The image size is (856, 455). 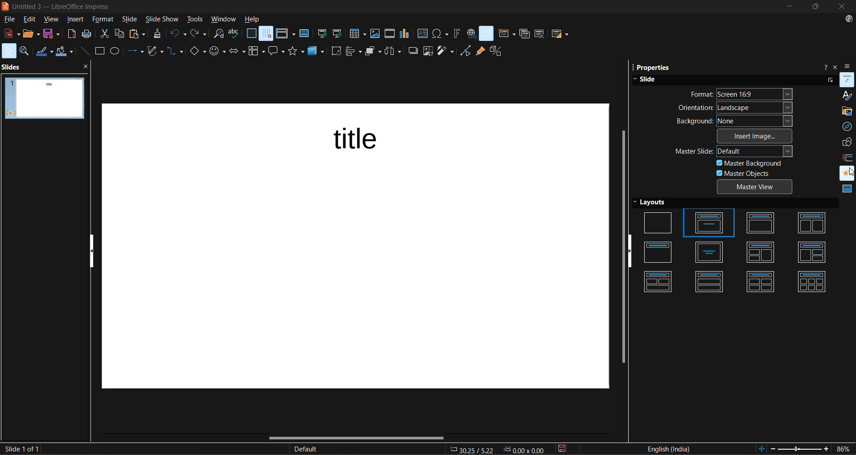 What do you see at coordinates (139, 34) in the screenshot?
I see `paste` at bounding box center [139, 34].